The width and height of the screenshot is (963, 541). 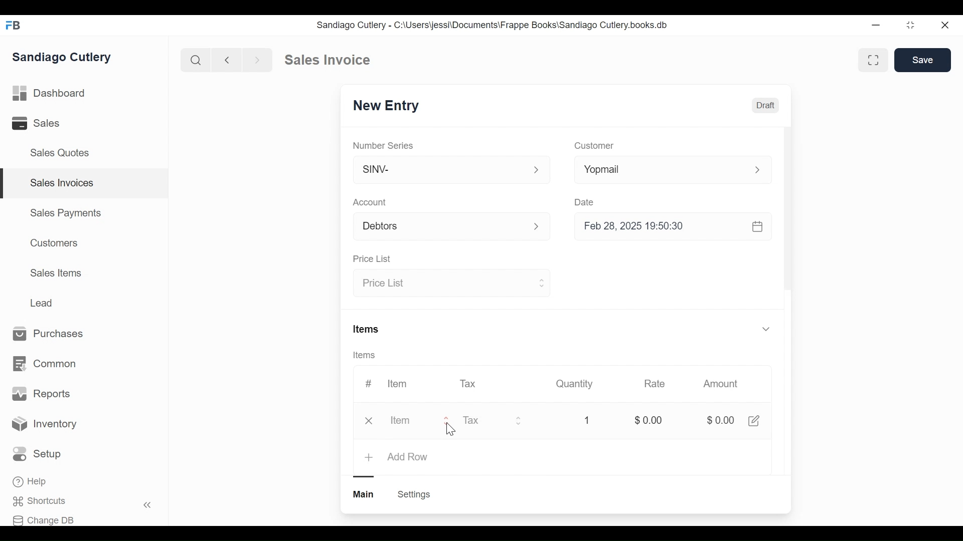 I want to click on Tax, so click(x=468, y=383).